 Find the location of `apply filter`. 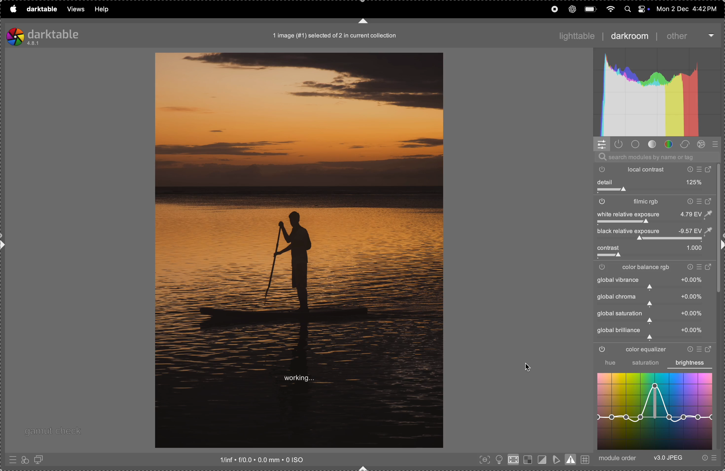

apply filter is located at coordinates (25, 459).